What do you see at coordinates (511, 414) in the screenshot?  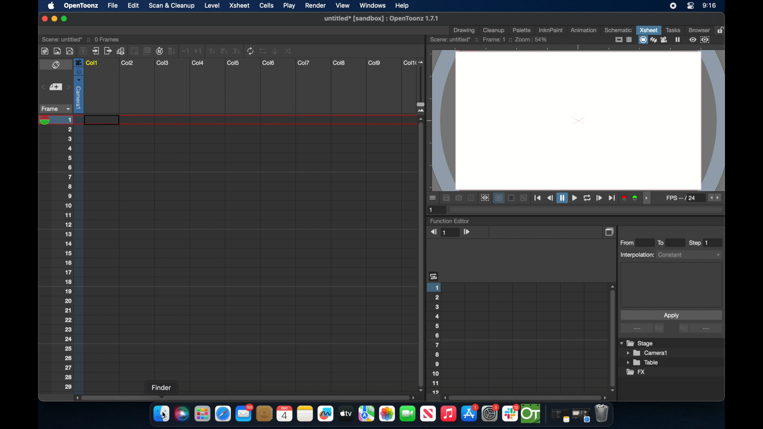 I see `slack` at bounding box center [511, 414].